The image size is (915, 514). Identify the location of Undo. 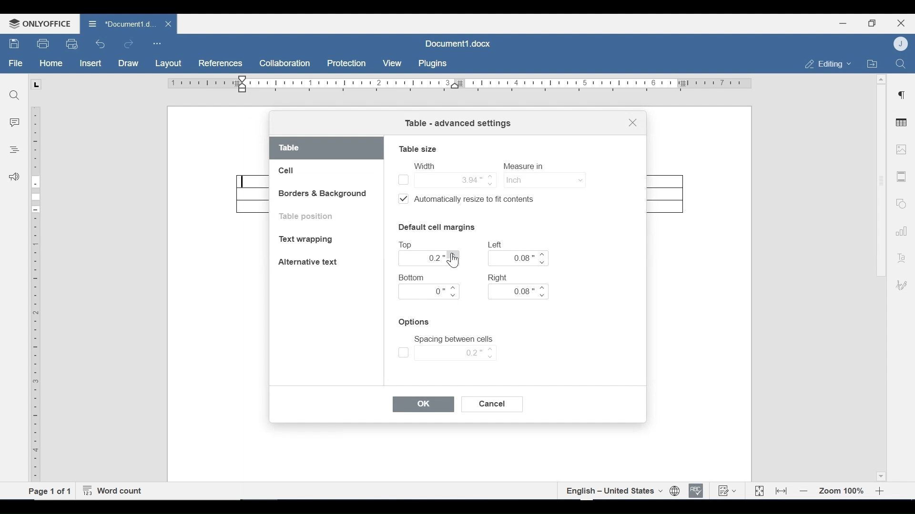
(101, 44).